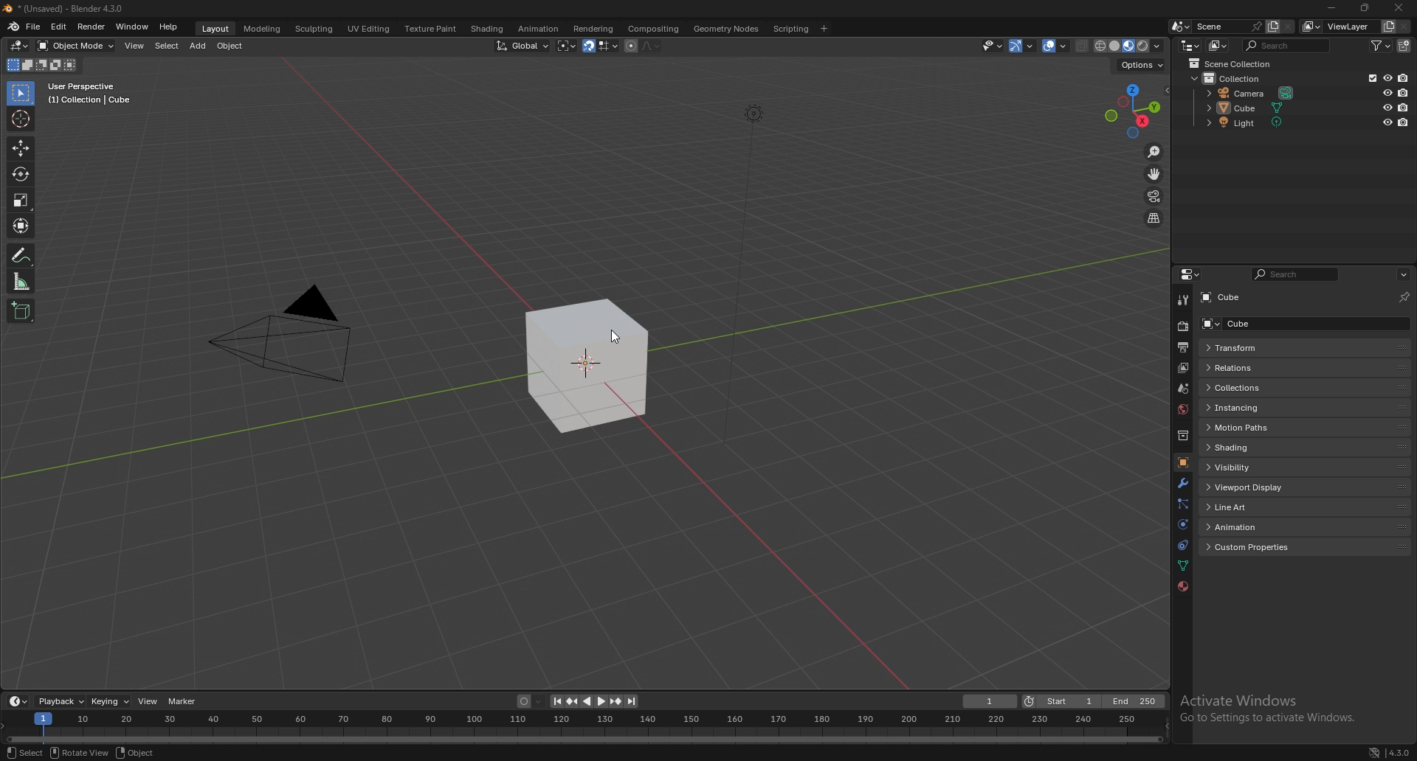 The width and height of the screenshot is (1417, 761). I want to click on toggle xray, so click(1083, 46).